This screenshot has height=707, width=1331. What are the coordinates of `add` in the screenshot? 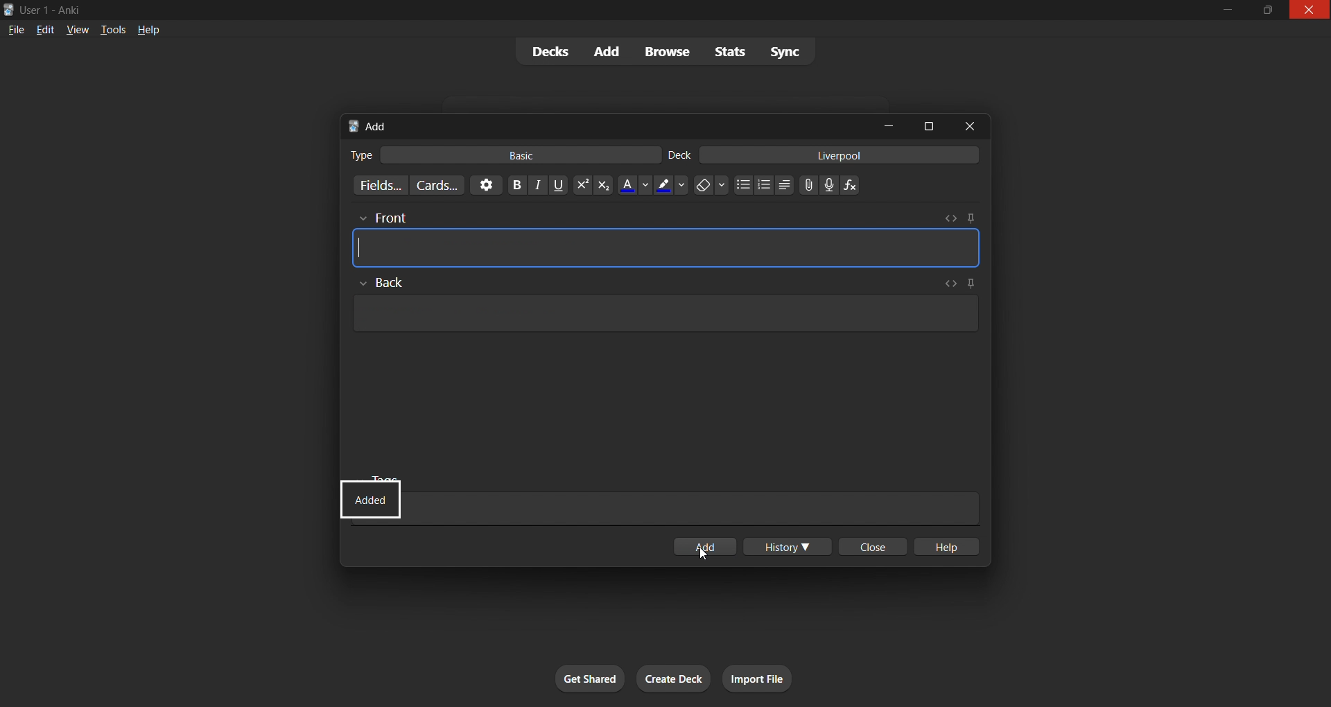 It's located at (608, 50).